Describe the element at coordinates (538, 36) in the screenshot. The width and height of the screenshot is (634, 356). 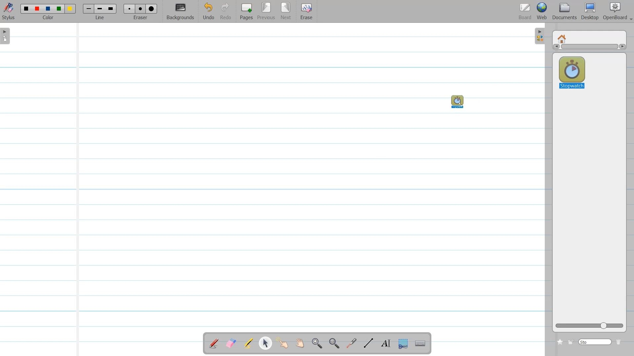
I see `Sidebar` at that location.